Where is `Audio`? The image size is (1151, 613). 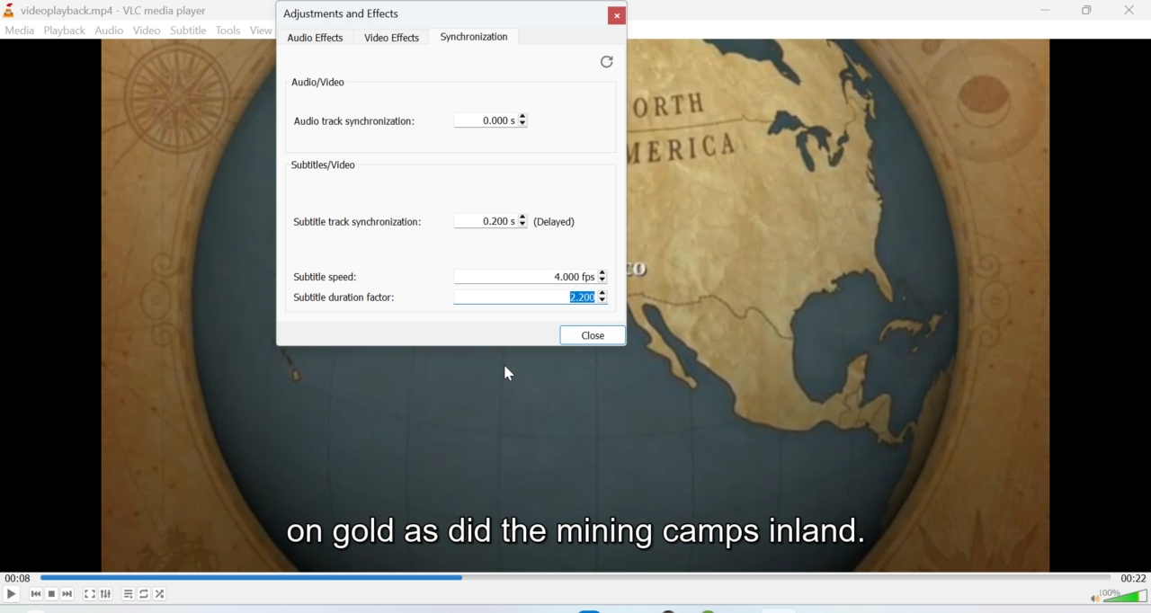 Audio is located at coordinates (111, 31).